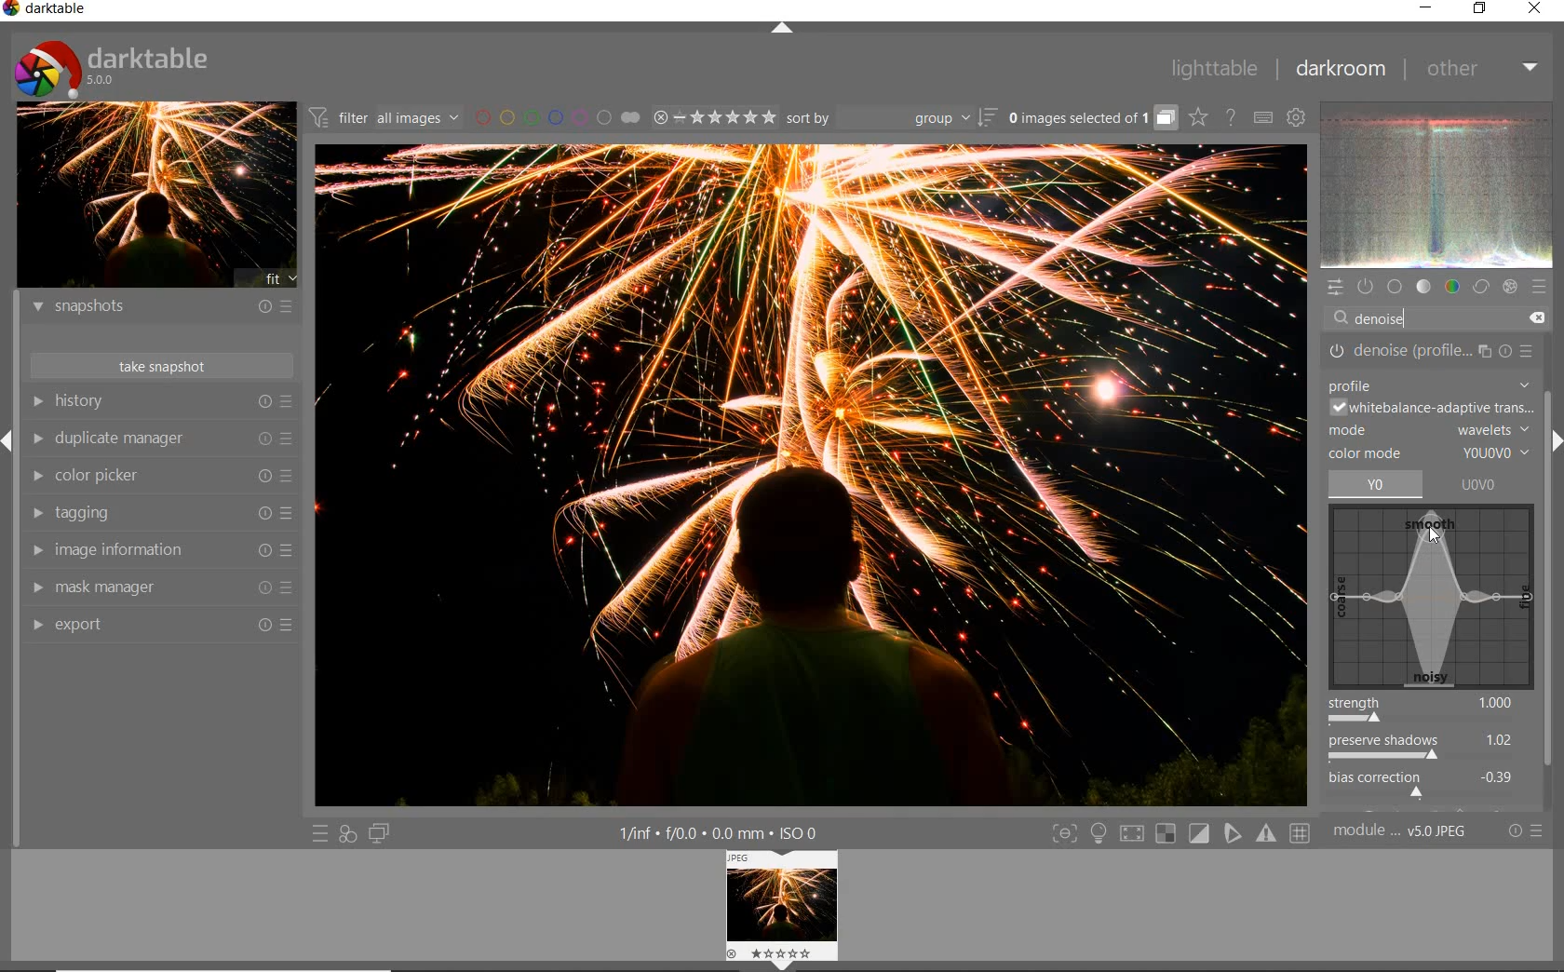  I want to click on DENOISE(PROFILE..., so click(1432, 351).